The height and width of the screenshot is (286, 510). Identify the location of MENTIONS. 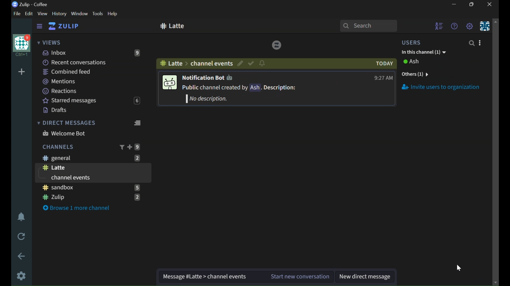
(83, 81).